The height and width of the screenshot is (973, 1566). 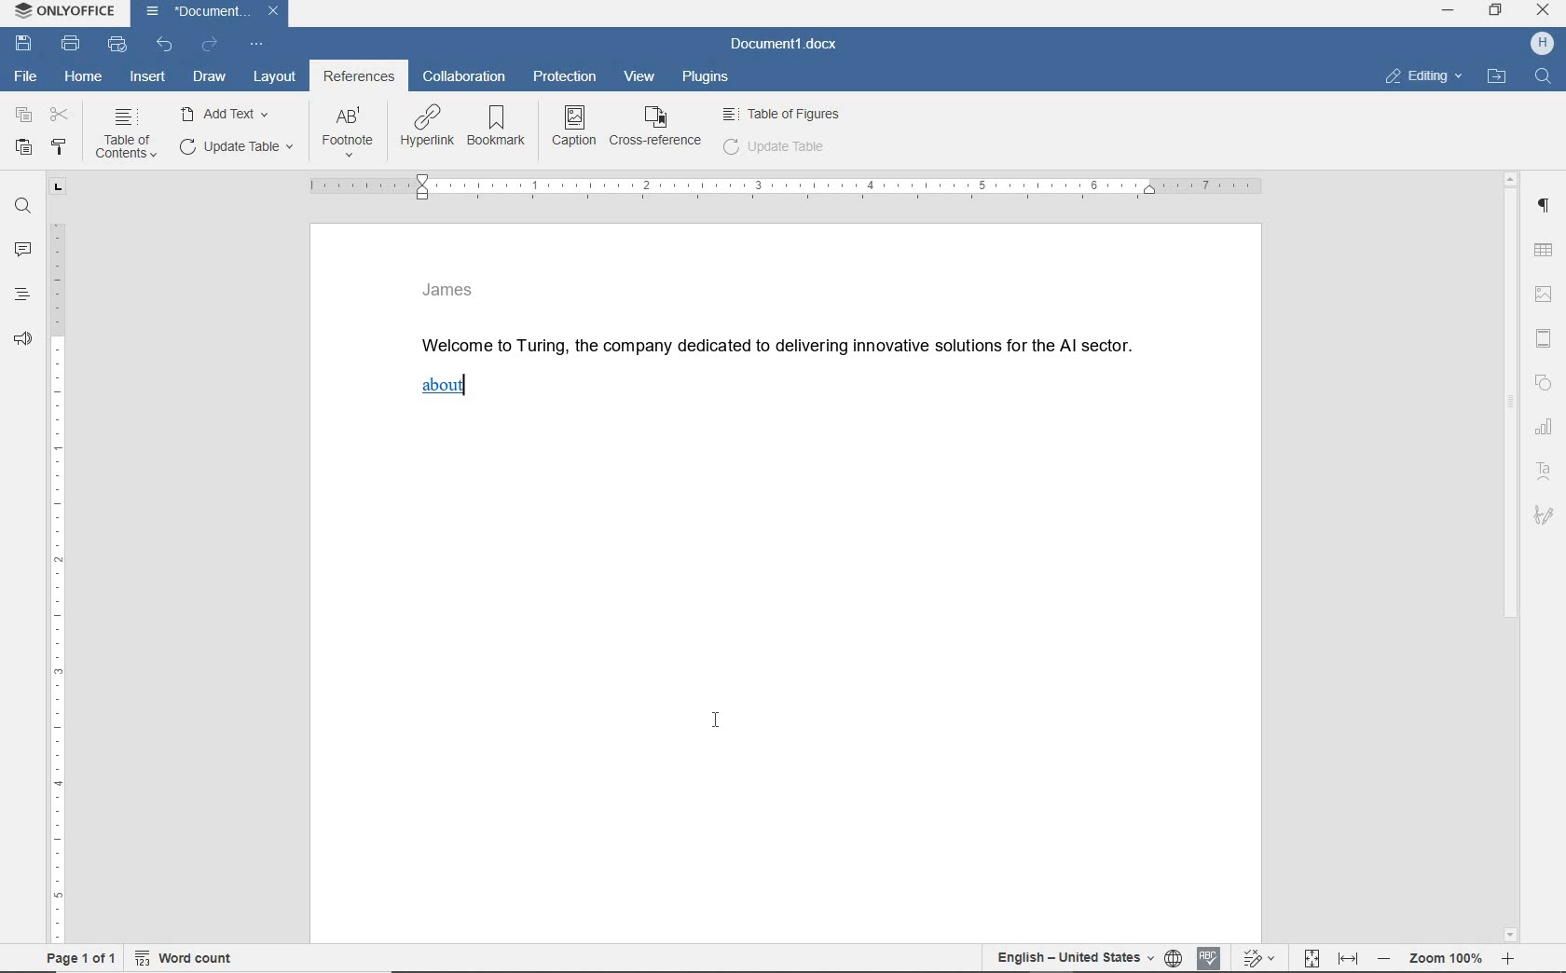 I want to click on English - United States, so click(x=1064, y=959).